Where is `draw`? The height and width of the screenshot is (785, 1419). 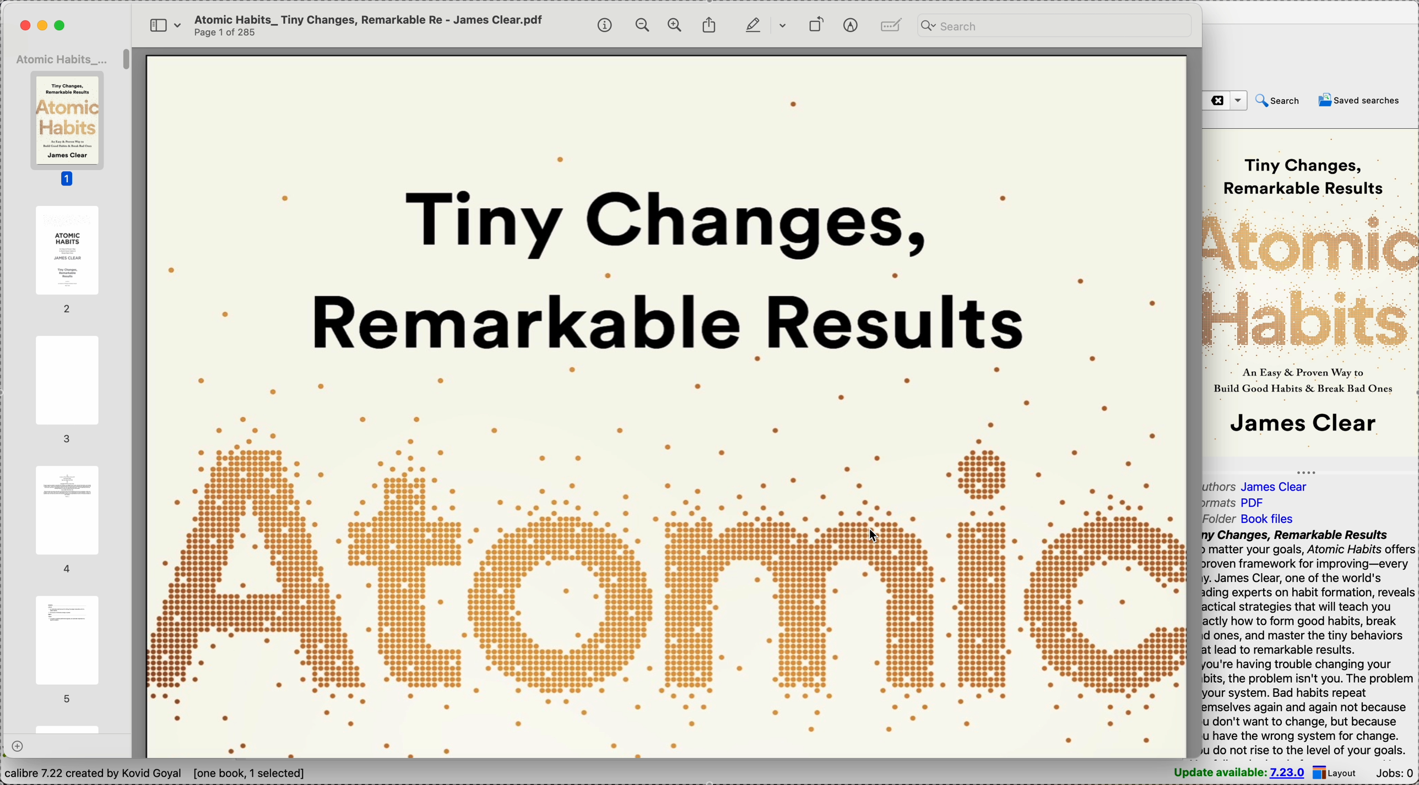 draw is located at coordinates (851, 25).